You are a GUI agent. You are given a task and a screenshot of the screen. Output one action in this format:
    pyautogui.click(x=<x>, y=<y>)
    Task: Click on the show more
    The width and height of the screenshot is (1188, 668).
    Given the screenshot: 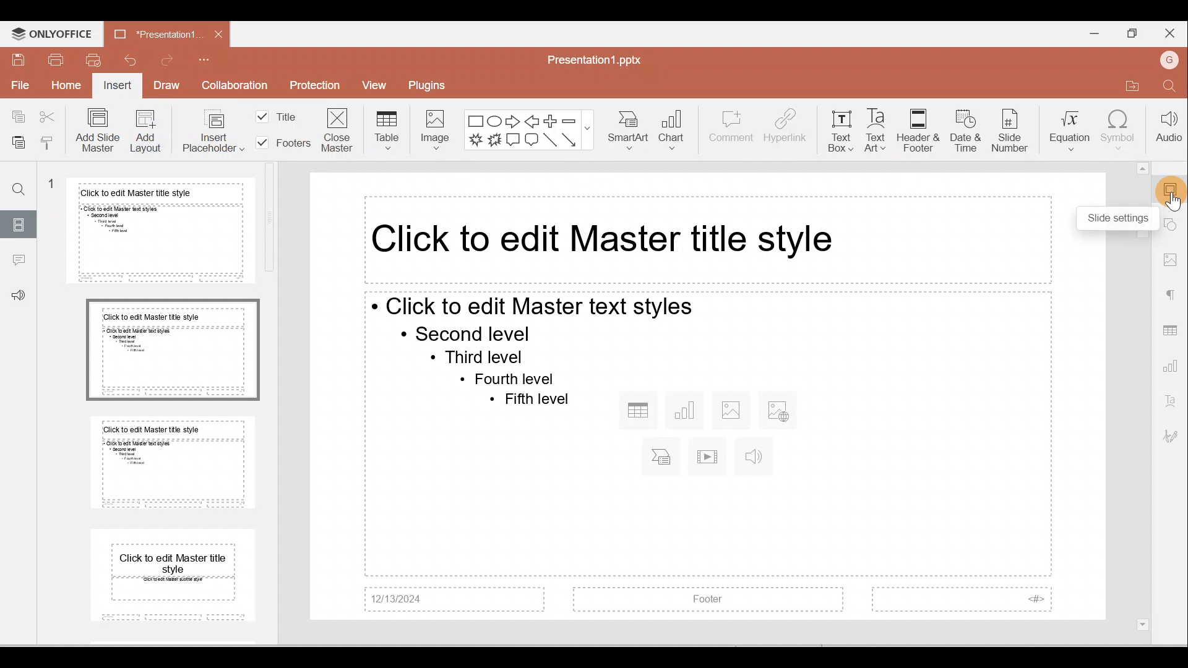 What is the action you would take?
    pyautogui.click(x=588, y=127)
    